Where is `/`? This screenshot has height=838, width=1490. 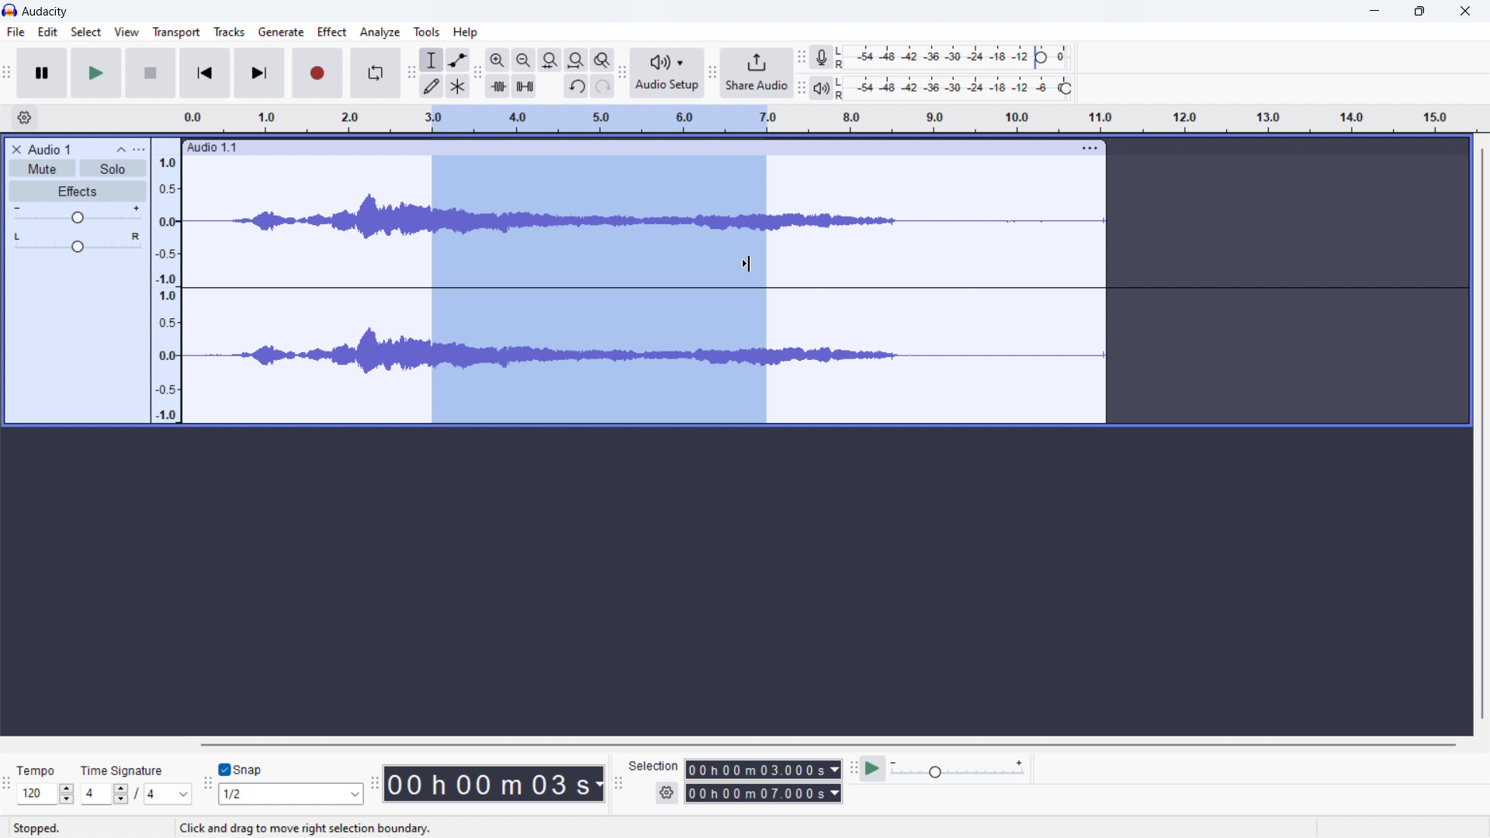
/ is located at coordinates (137, 793).